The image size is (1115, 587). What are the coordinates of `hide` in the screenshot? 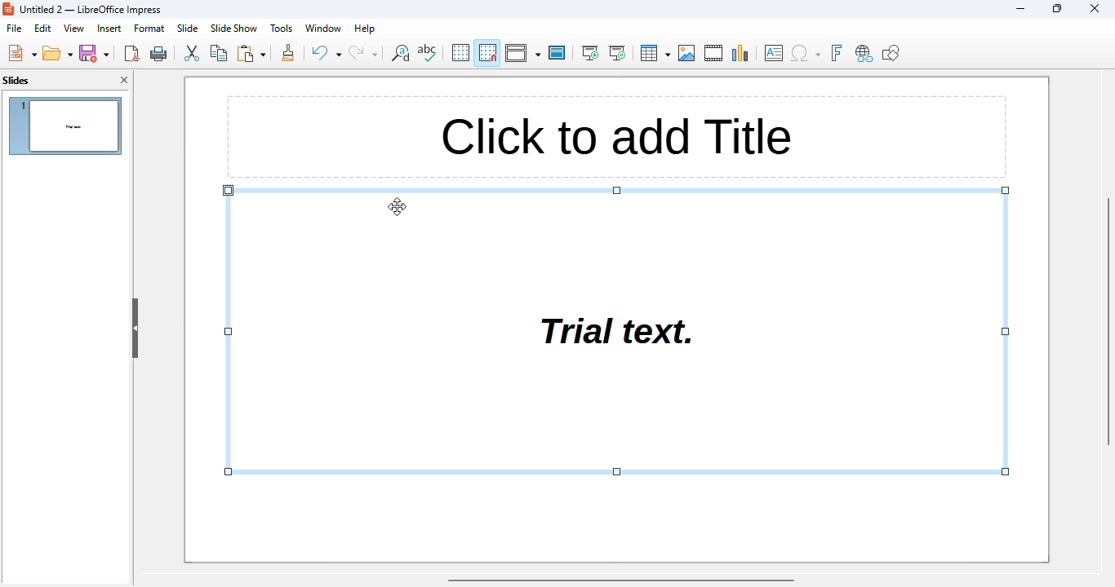 It's located at (135, 329).